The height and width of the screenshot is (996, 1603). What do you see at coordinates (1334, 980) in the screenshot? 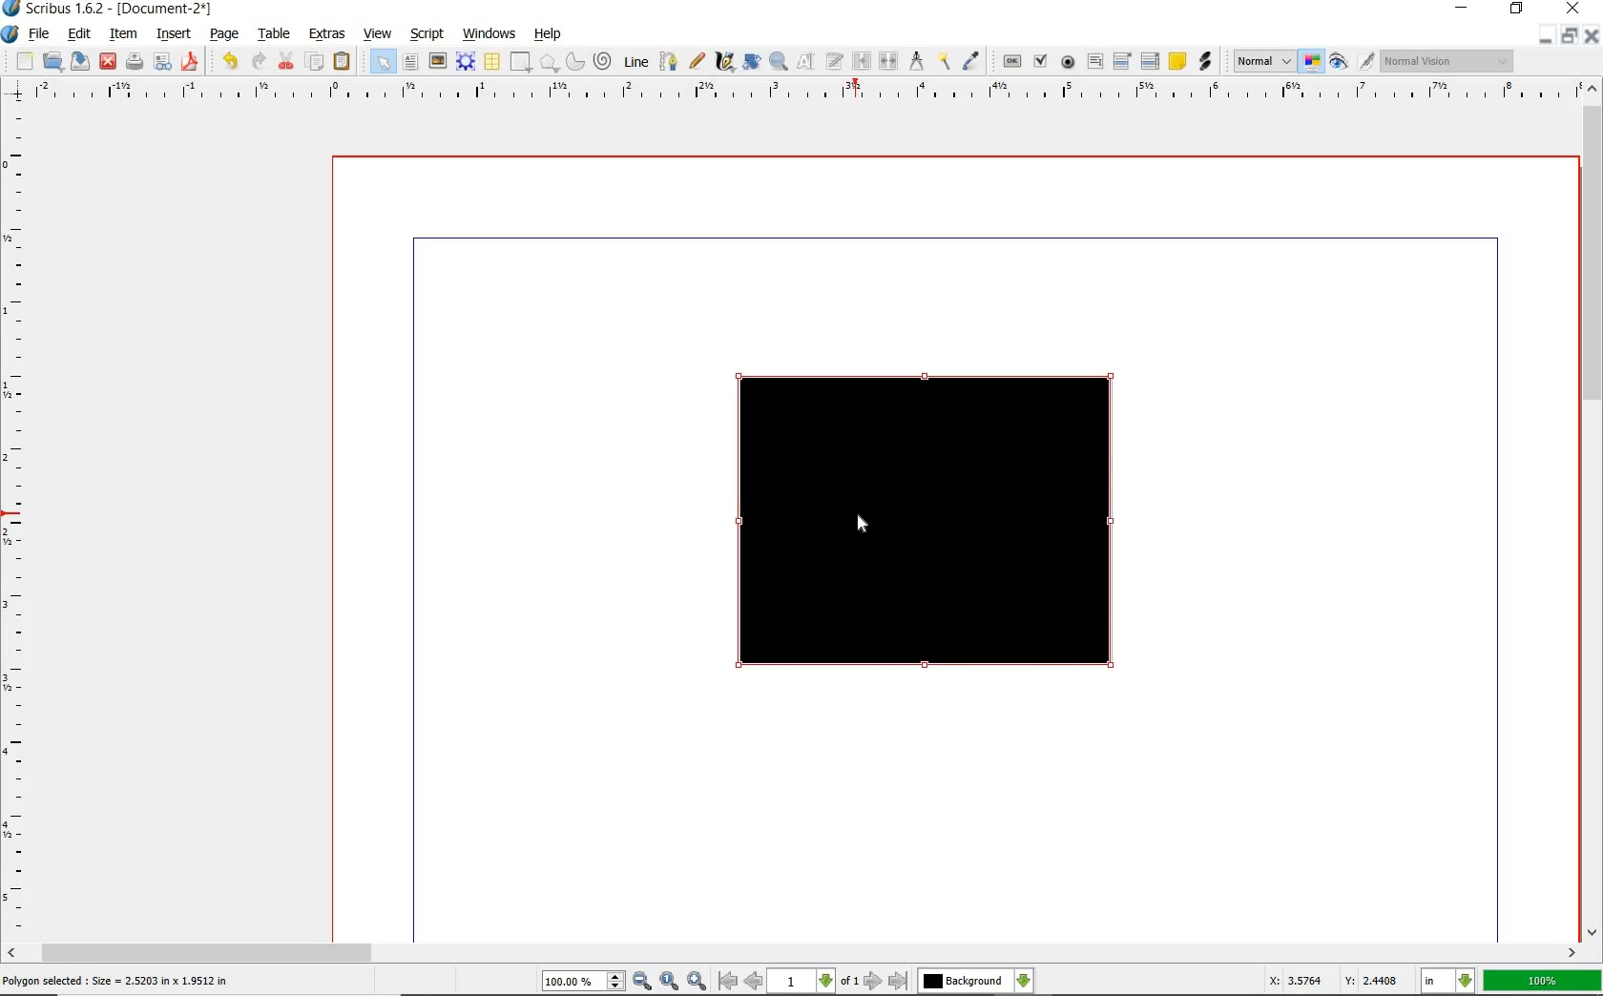
I see `X: 3.5764 Y: 2.4408` at bounding box center [1334, 980].